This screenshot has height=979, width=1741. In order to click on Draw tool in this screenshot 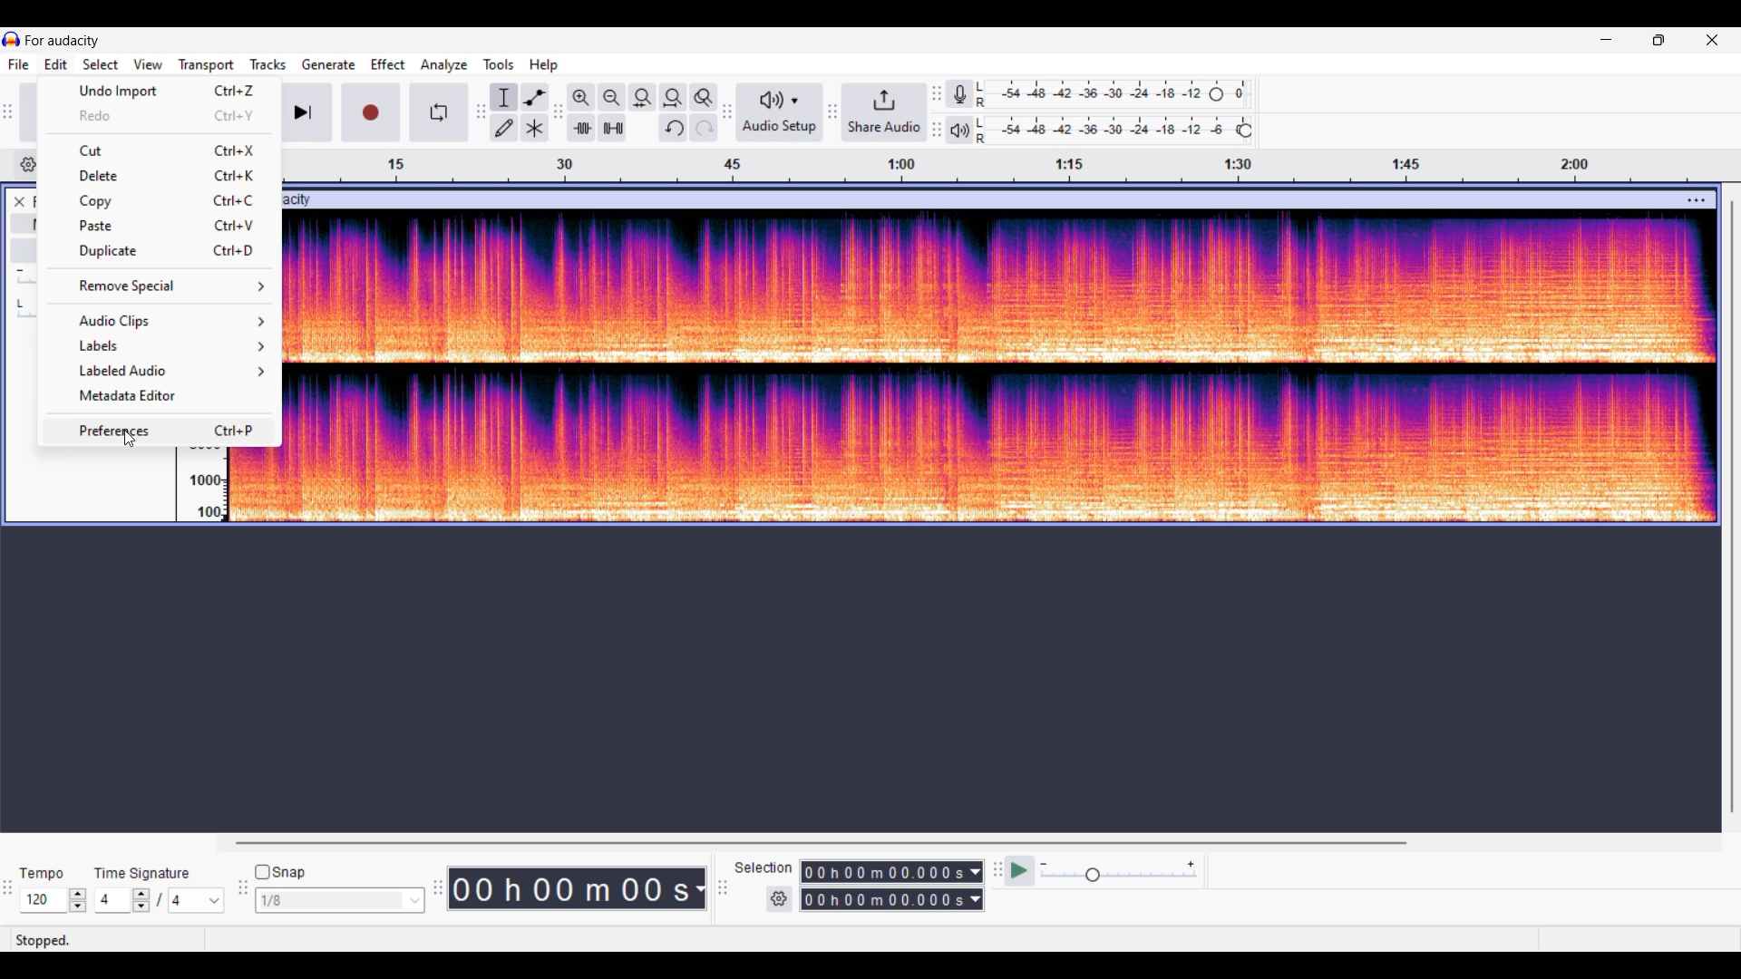, I will do `click(504, 128)`.